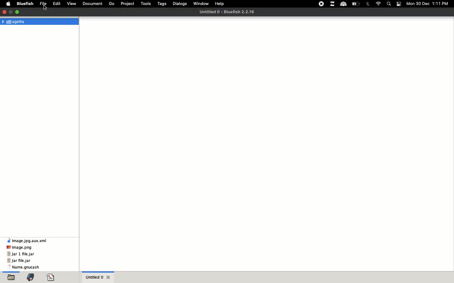 This screenshot has height=283, width=454. What do you see at coordinates (333, 4) in the screenshot?
I see `zulip` at bounding box center [333, 4].